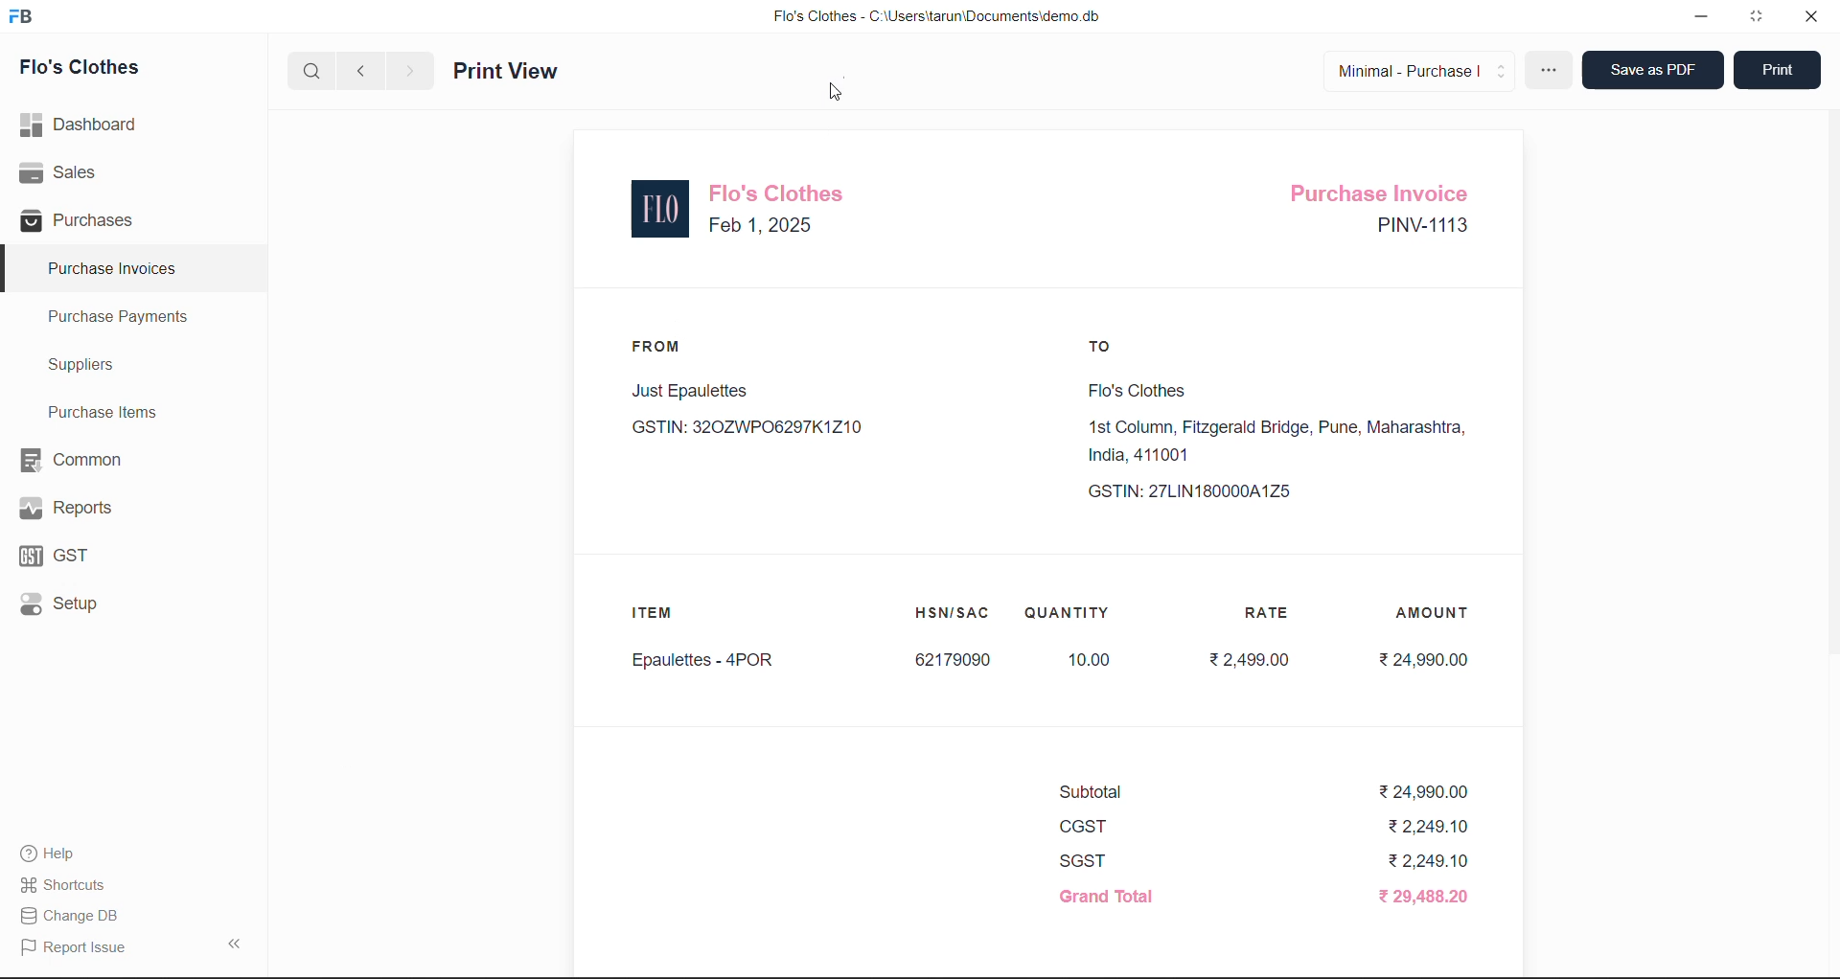 The height and width of the screenshot is (979, 1840). What do you see at coordinates (83, 219) in the screenshot?
I see `Purchases` at bounding box center [83, 219].